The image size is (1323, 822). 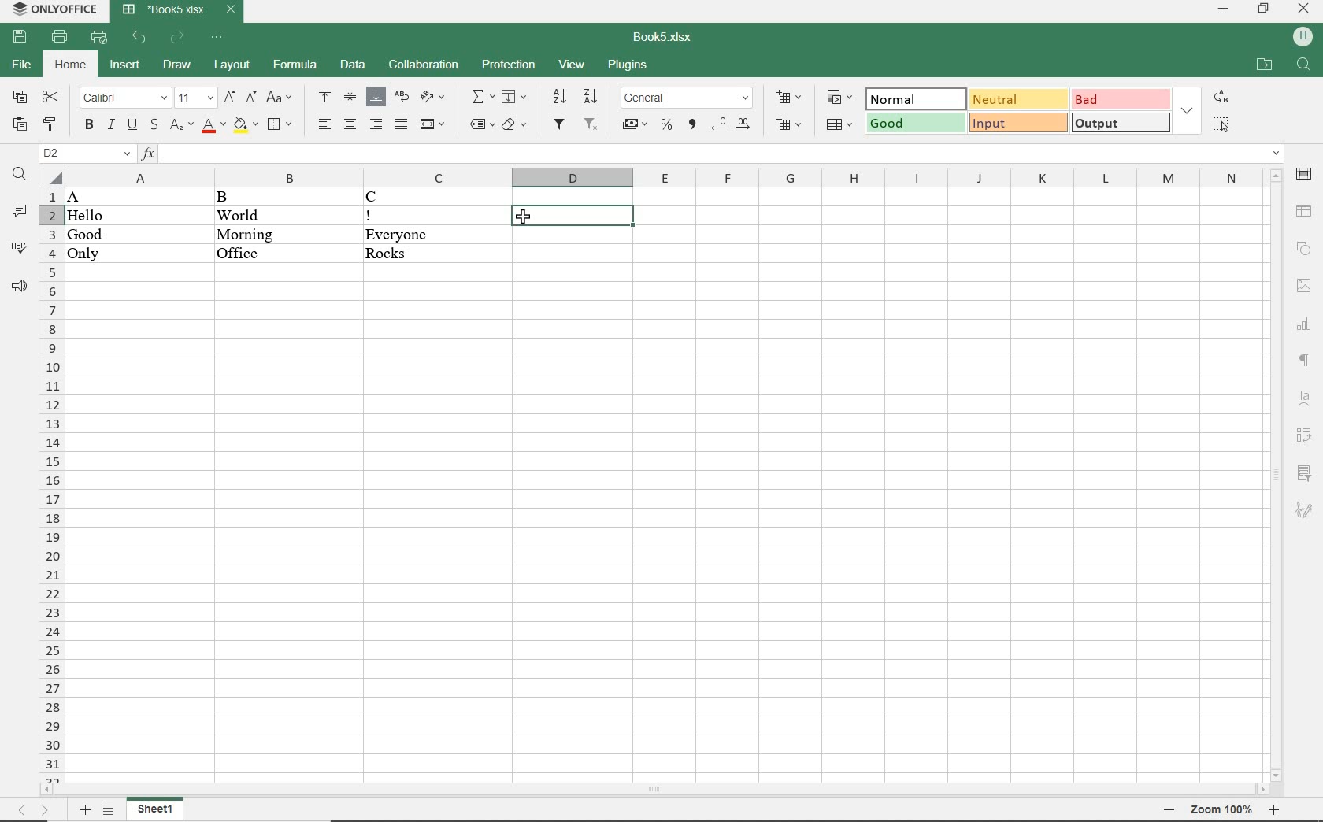 What do you see at coordinates (1263, 789) in the screenshot?
I see `move right` at bounding box center [1263, 789].